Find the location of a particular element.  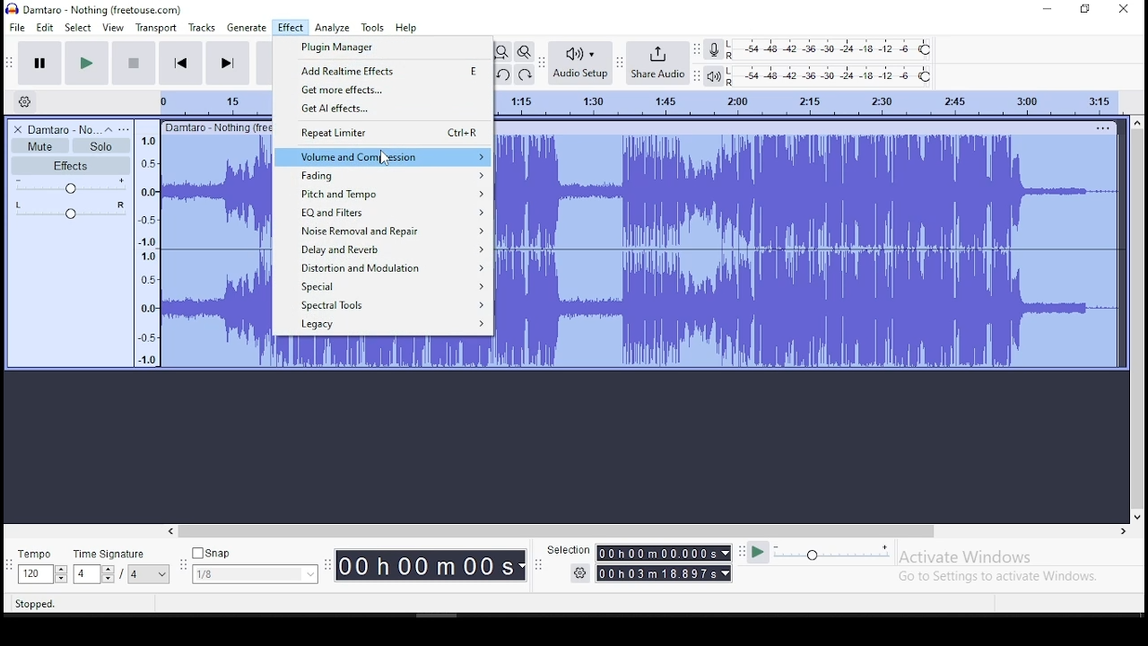

track options is located at coordinates (1101, 127).